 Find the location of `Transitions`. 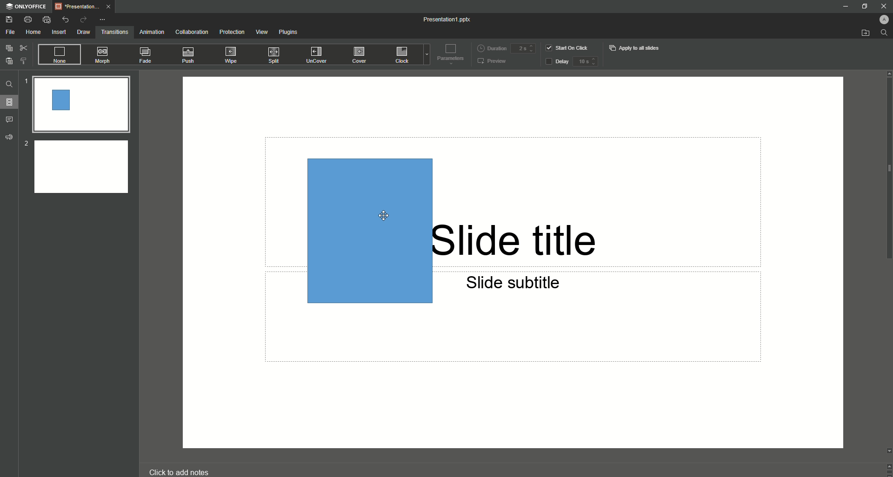

Transitions is located at coordinates (114, 32).